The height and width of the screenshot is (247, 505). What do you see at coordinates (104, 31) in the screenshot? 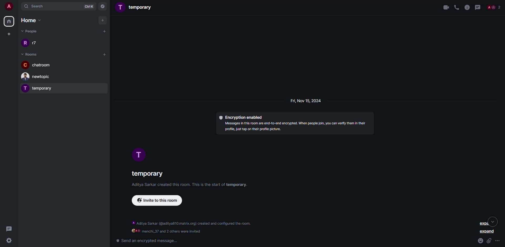
I see `add` at bounding box center [104, 31].